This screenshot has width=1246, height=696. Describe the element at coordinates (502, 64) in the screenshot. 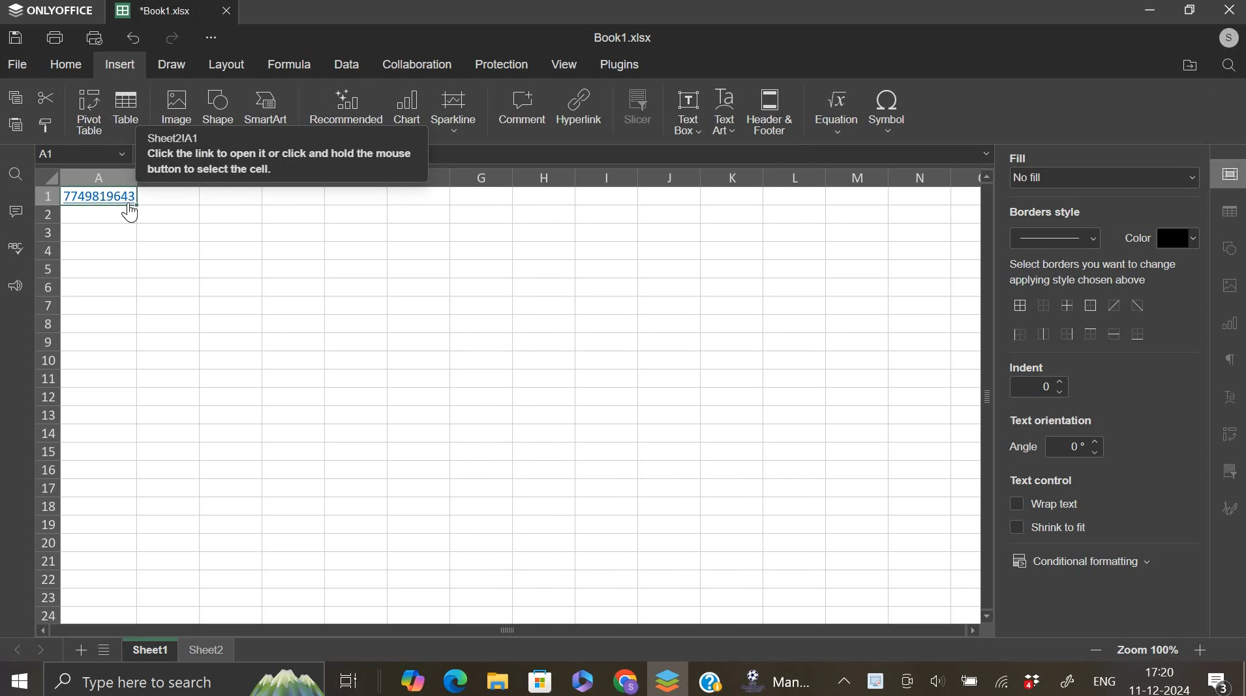

I see `protection` at that location.